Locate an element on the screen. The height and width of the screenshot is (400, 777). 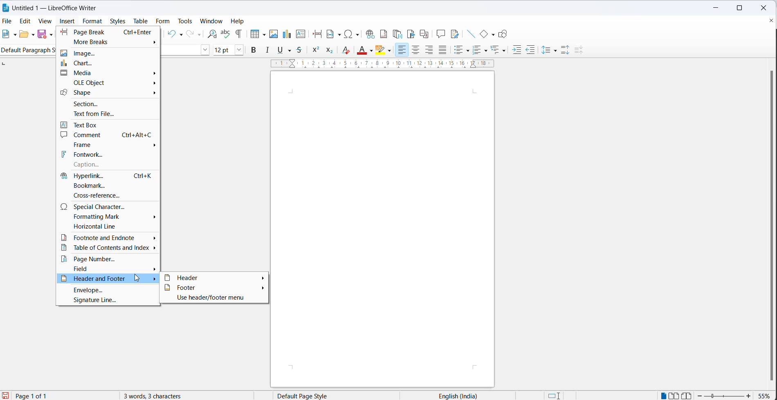
chart is located at coordinates (108, 63).